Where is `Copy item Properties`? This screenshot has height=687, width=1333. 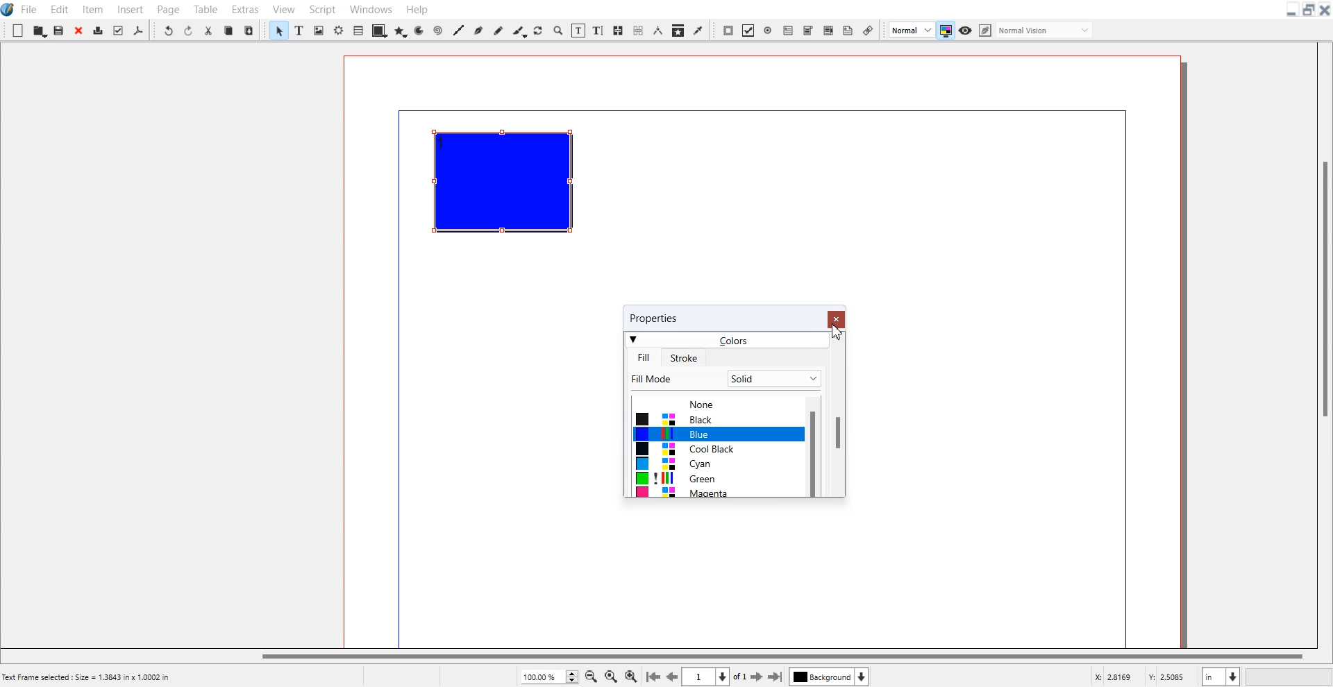 Copy item Properties is located at coordinates (678, 30).